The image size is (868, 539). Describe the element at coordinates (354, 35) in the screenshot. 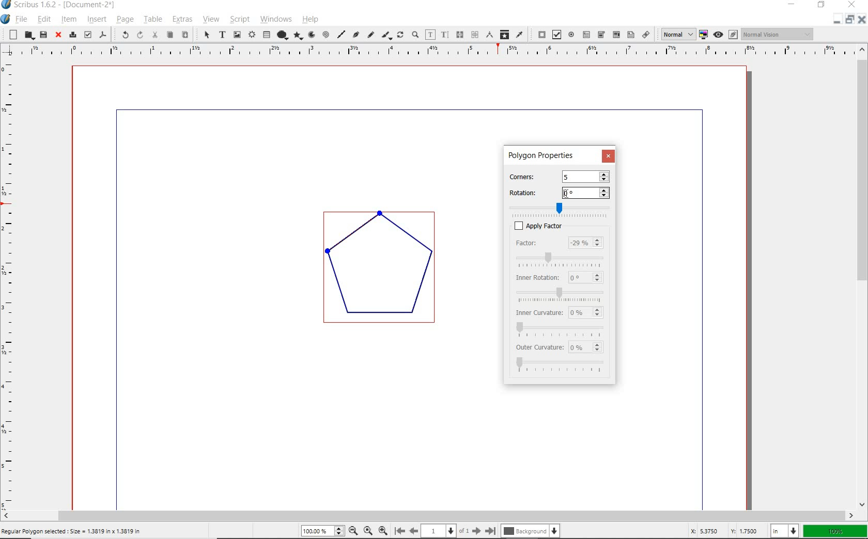

I see `Bezier curve` at that location.